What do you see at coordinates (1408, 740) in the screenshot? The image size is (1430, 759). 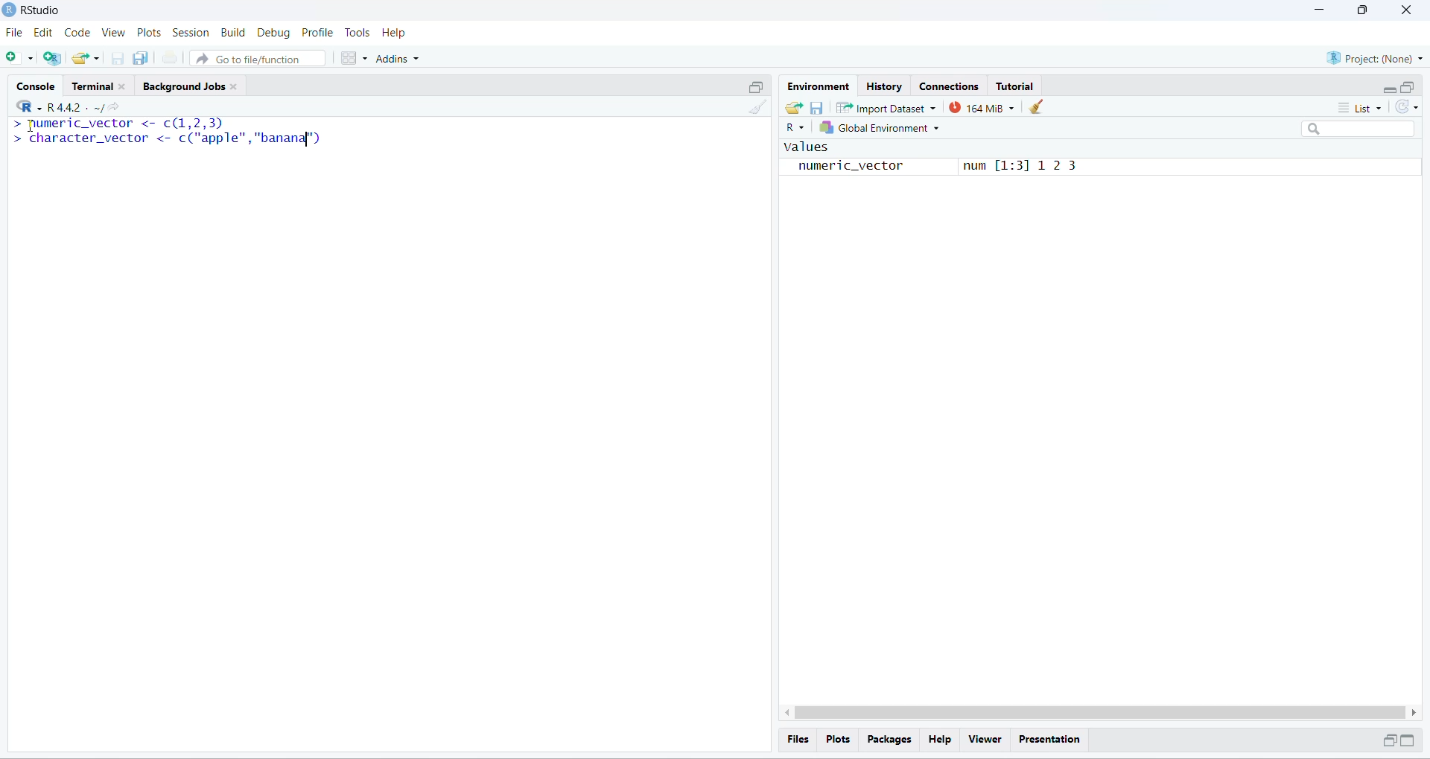 I see `maximize` at bounding box center [1408, 740].